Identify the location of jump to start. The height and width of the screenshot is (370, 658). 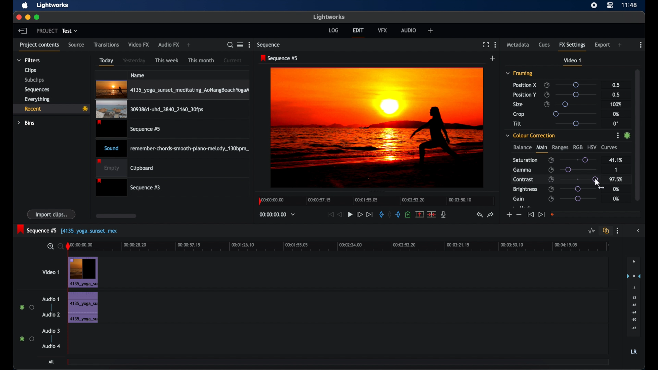
(330, 214).